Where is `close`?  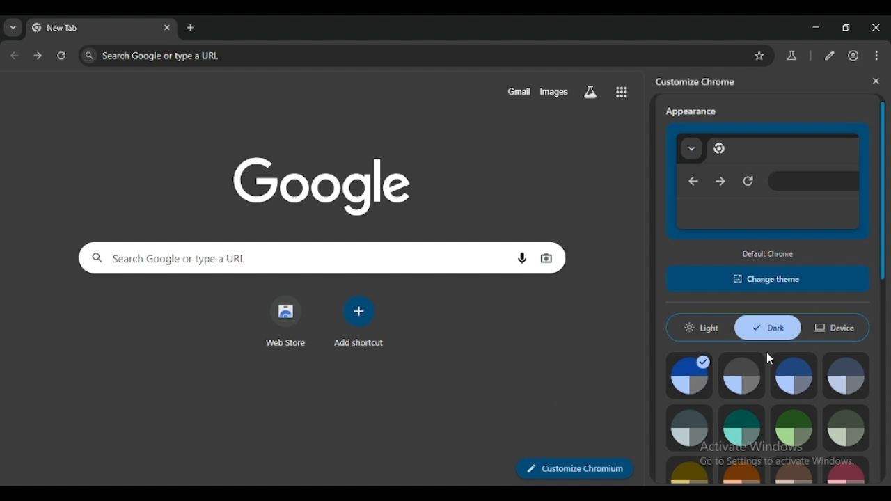 close is located at coordinates (875, 28).